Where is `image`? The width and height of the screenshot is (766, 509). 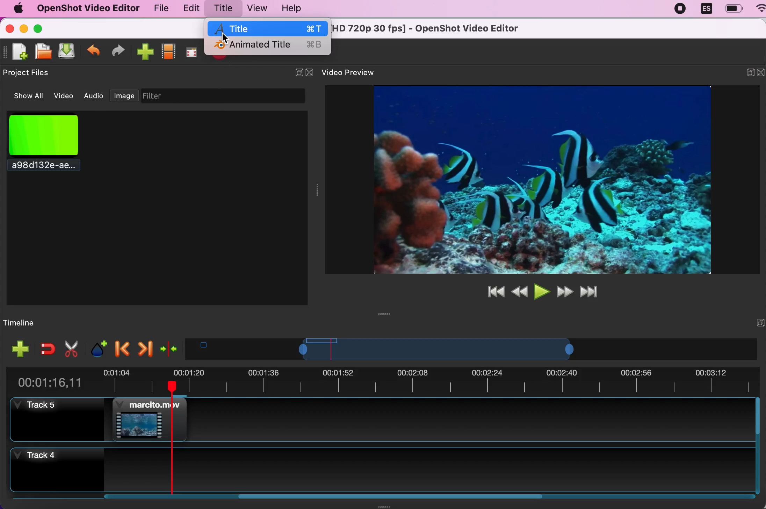 image is located at coordinates (124, 94).